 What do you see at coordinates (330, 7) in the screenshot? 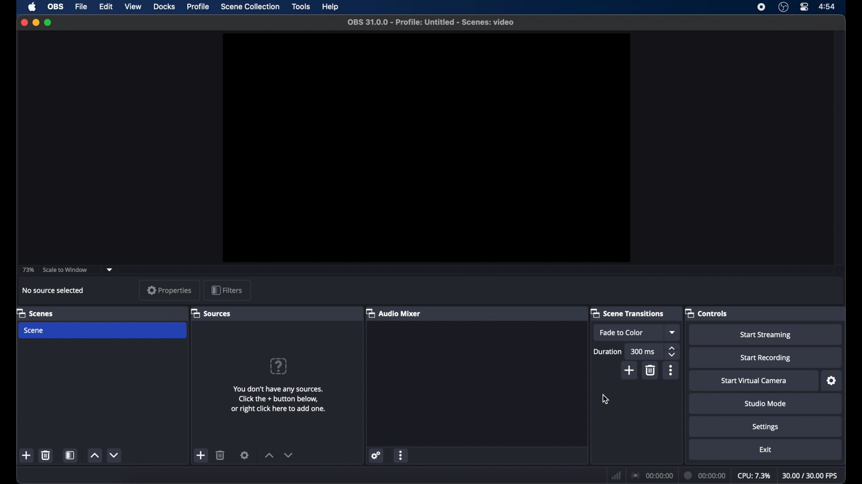
I see `help` at bounding box center [330, 7].